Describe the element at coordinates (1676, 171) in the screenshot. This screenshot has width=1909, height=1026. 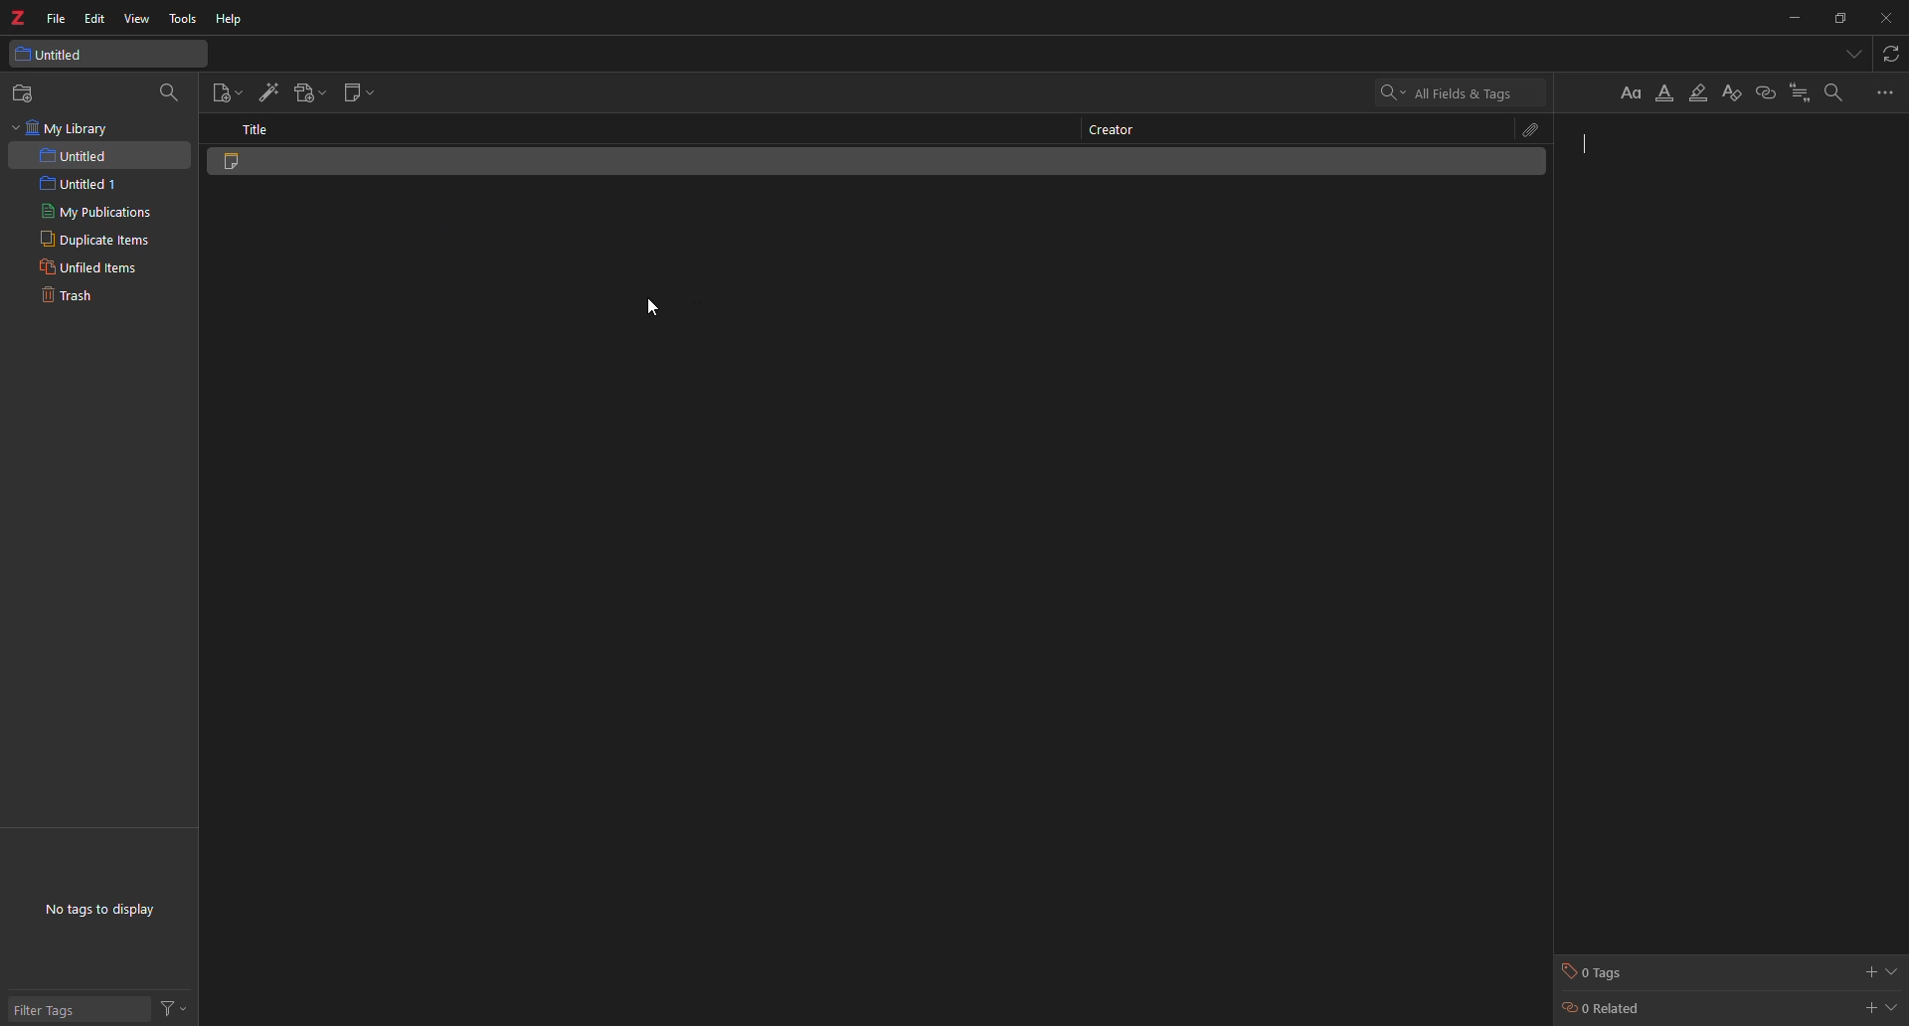
I see `type` at that location.